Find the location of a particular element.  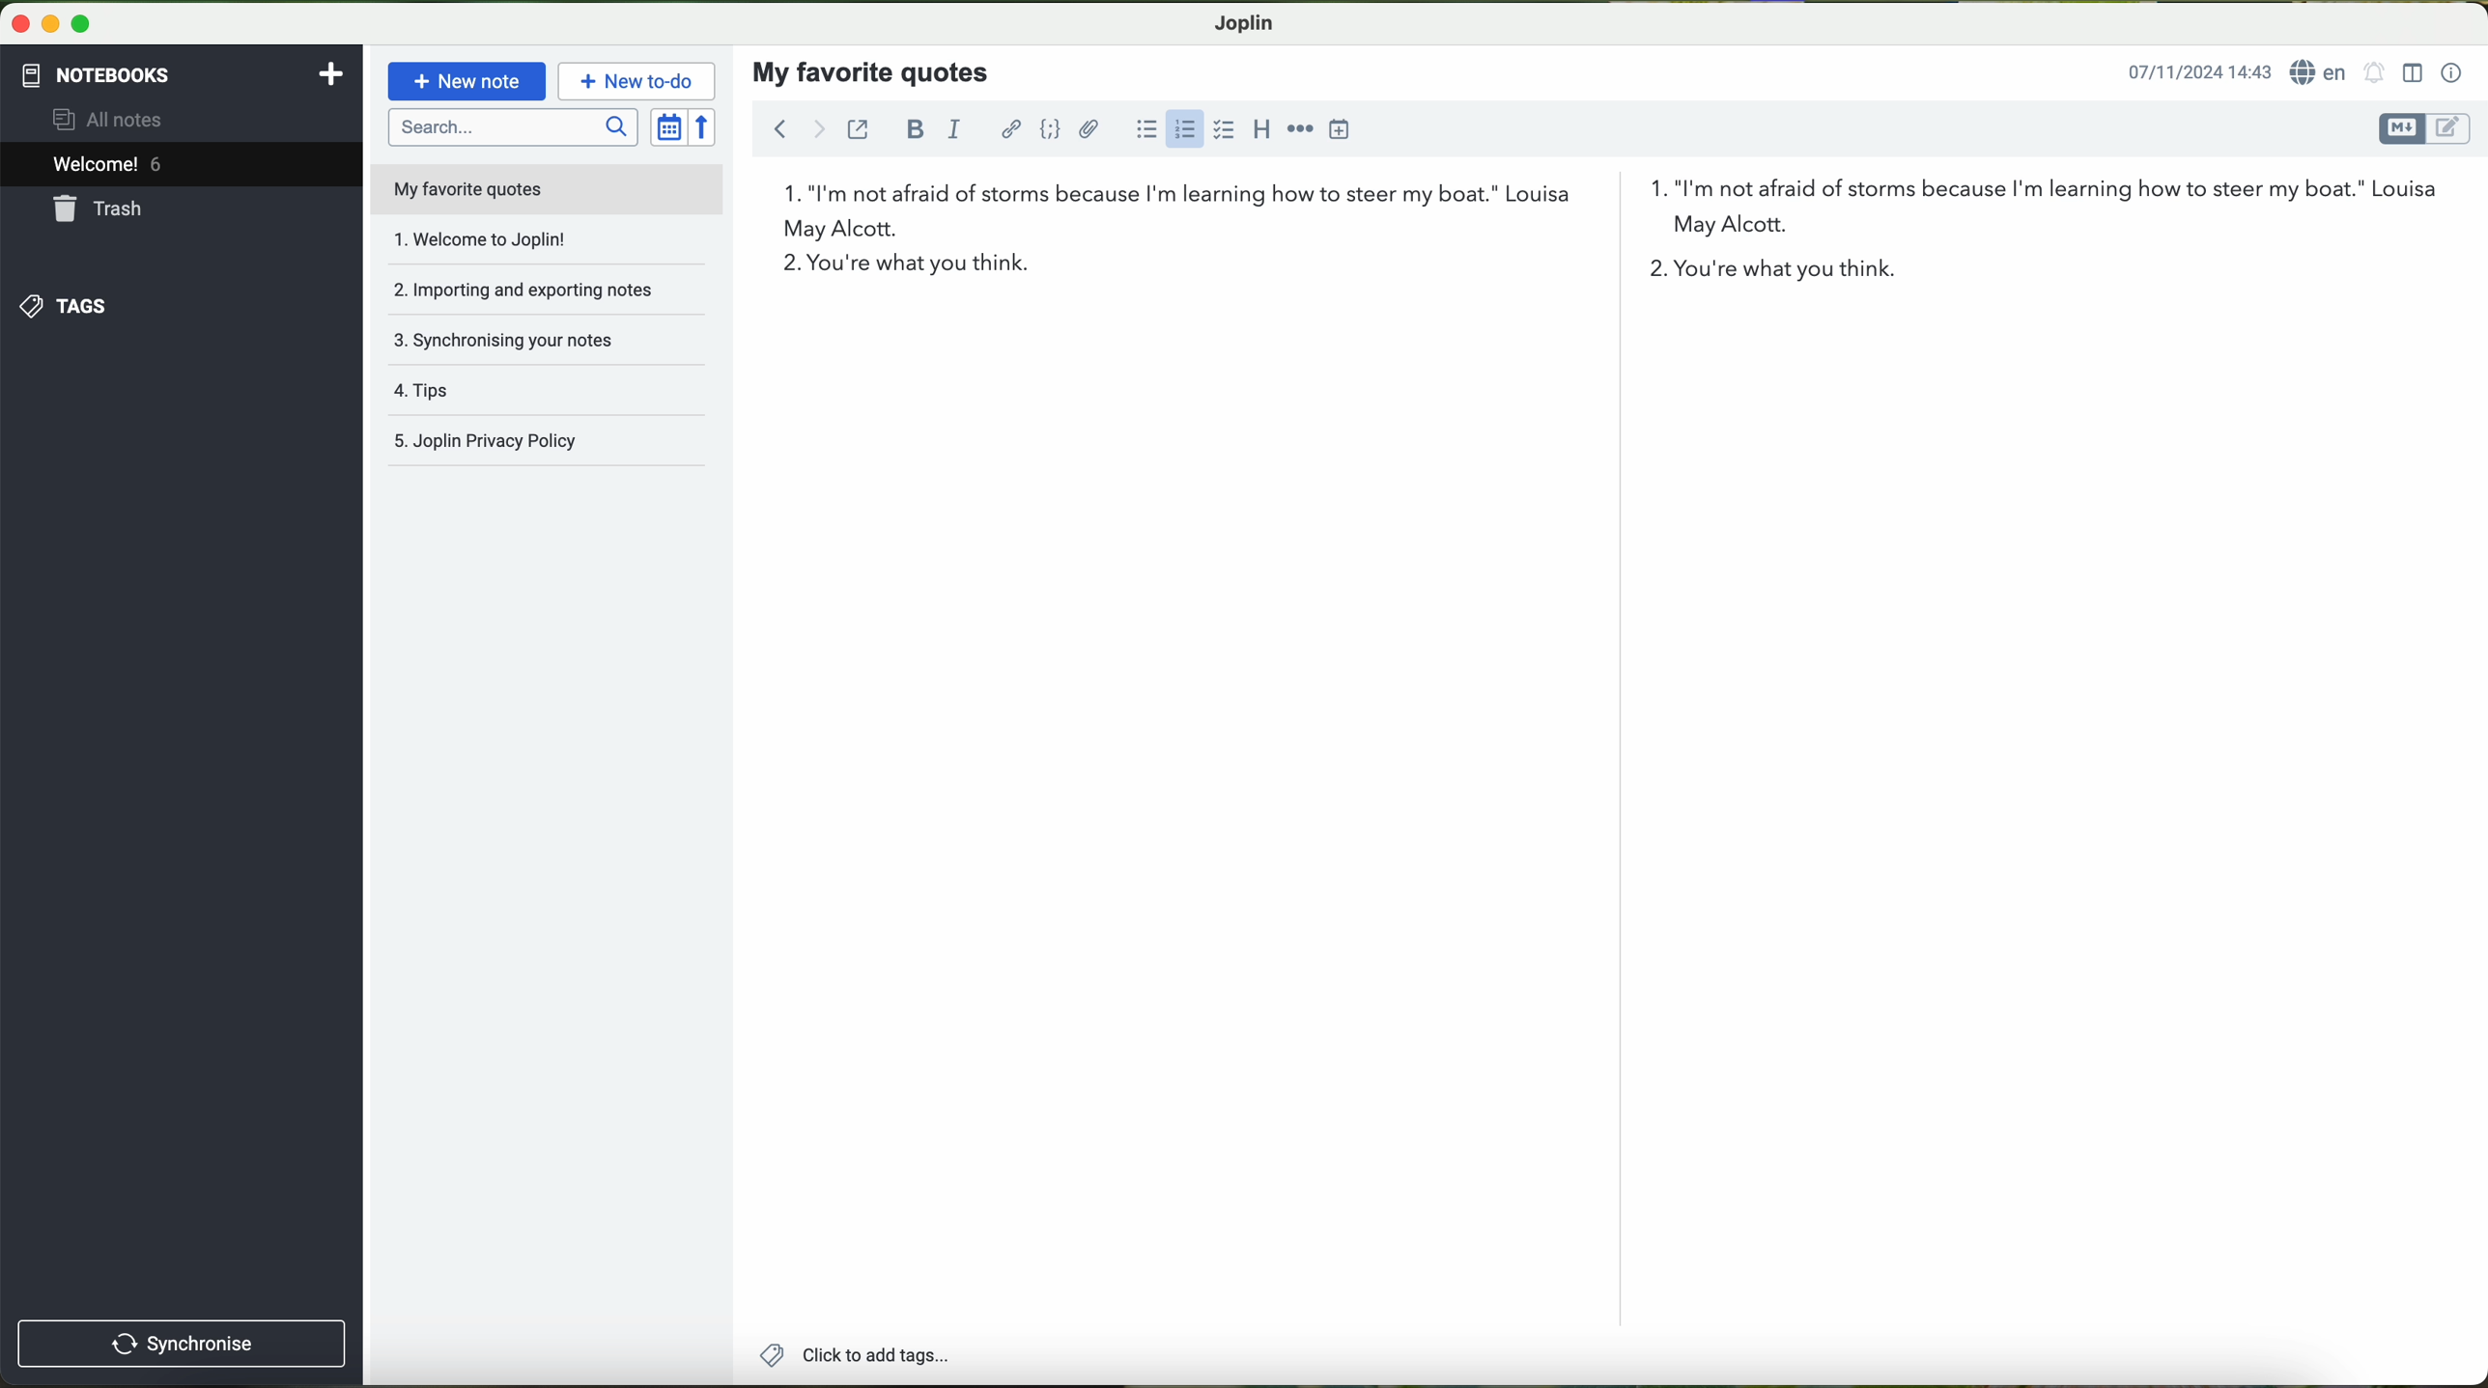

toggle editor layout is located at coordinates (2412, 73).